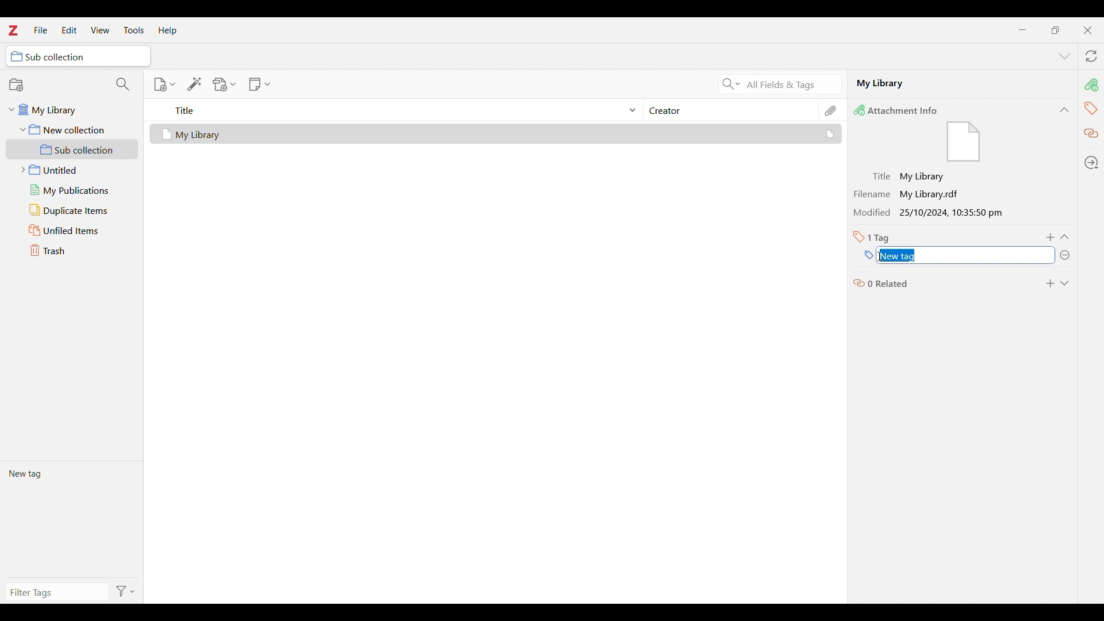 Image resolution: width=1104 pixels, height=621 pixels. What do you see at coordinates (880, 256) in the screenshot?
I see `Cursor position unchanged, "R" typed` at bounding box center [880, 256].